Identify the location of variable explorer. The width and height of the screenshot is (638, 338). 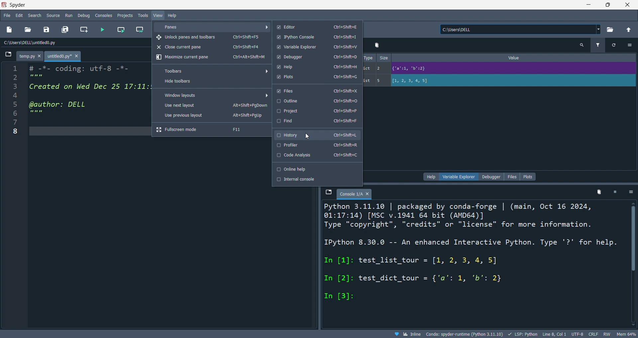
(316, 47).